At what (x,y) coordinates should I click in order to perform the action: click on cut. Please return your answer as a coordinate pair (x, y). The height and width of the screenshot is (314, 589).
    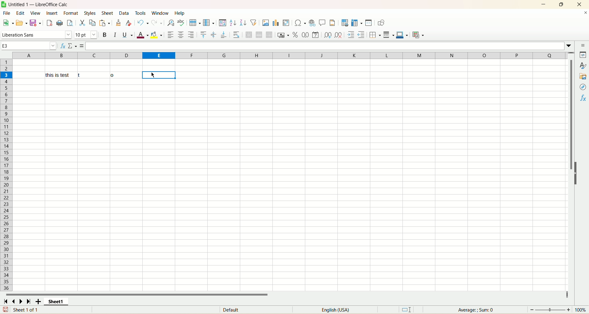
    Looking at the image, I should click on (82, 23).